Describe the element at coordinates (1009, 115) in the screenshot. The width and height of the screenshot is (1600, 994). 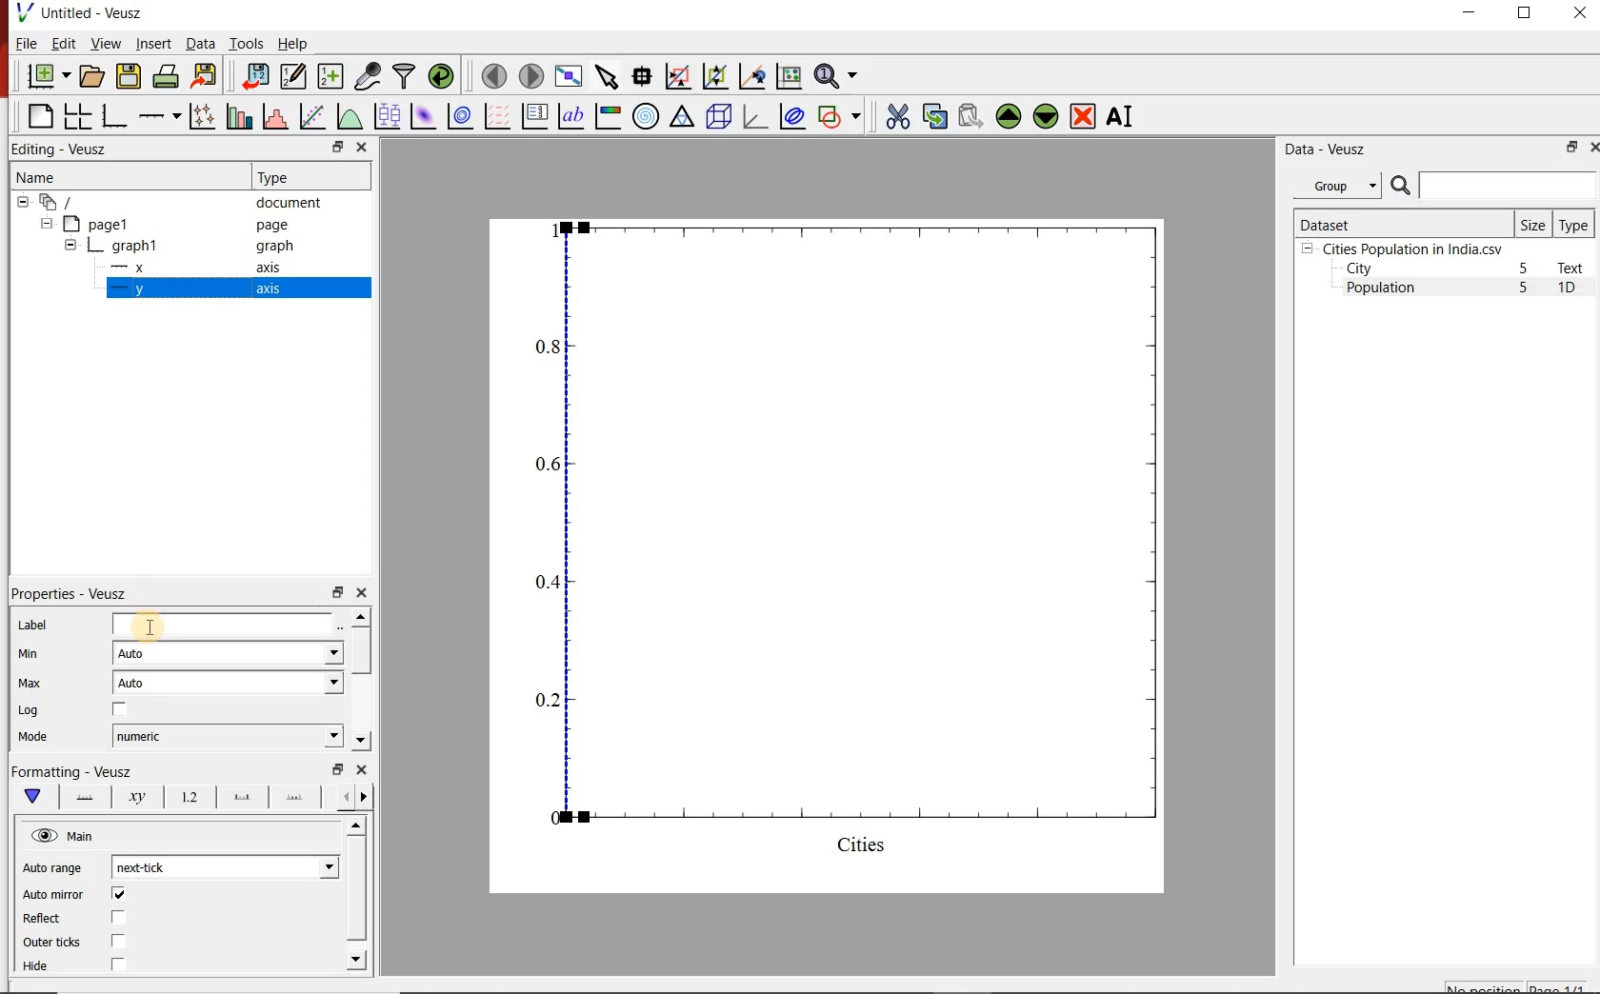
I see `move the selected widget up` at that location.